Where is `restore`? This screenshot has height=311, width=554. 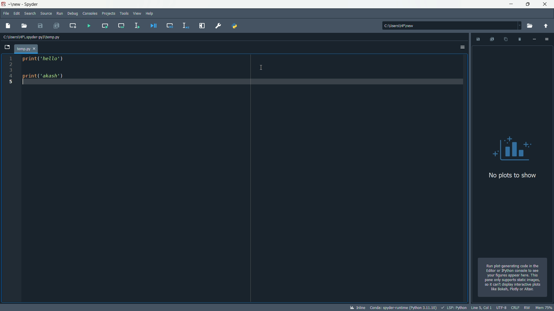 restore is located at coordinates (528, 4).